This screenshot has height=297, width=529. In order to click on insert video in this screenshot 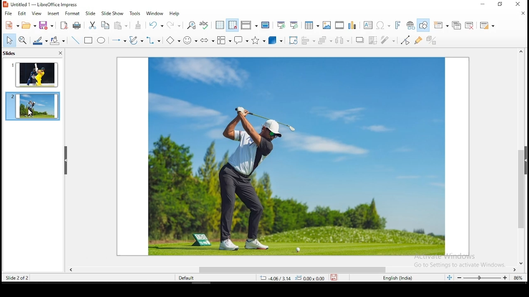, I will do `click(339, 24)`.